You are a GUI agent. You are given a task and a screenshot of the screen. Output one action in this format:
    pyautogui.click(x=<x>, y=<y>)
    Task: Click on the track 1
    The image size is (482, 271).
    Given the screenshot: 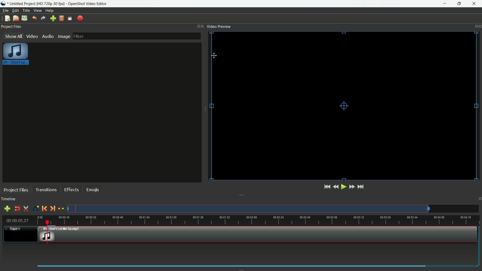 What is the action you would take?
    pyautogui.click(x=13, y=229)
    